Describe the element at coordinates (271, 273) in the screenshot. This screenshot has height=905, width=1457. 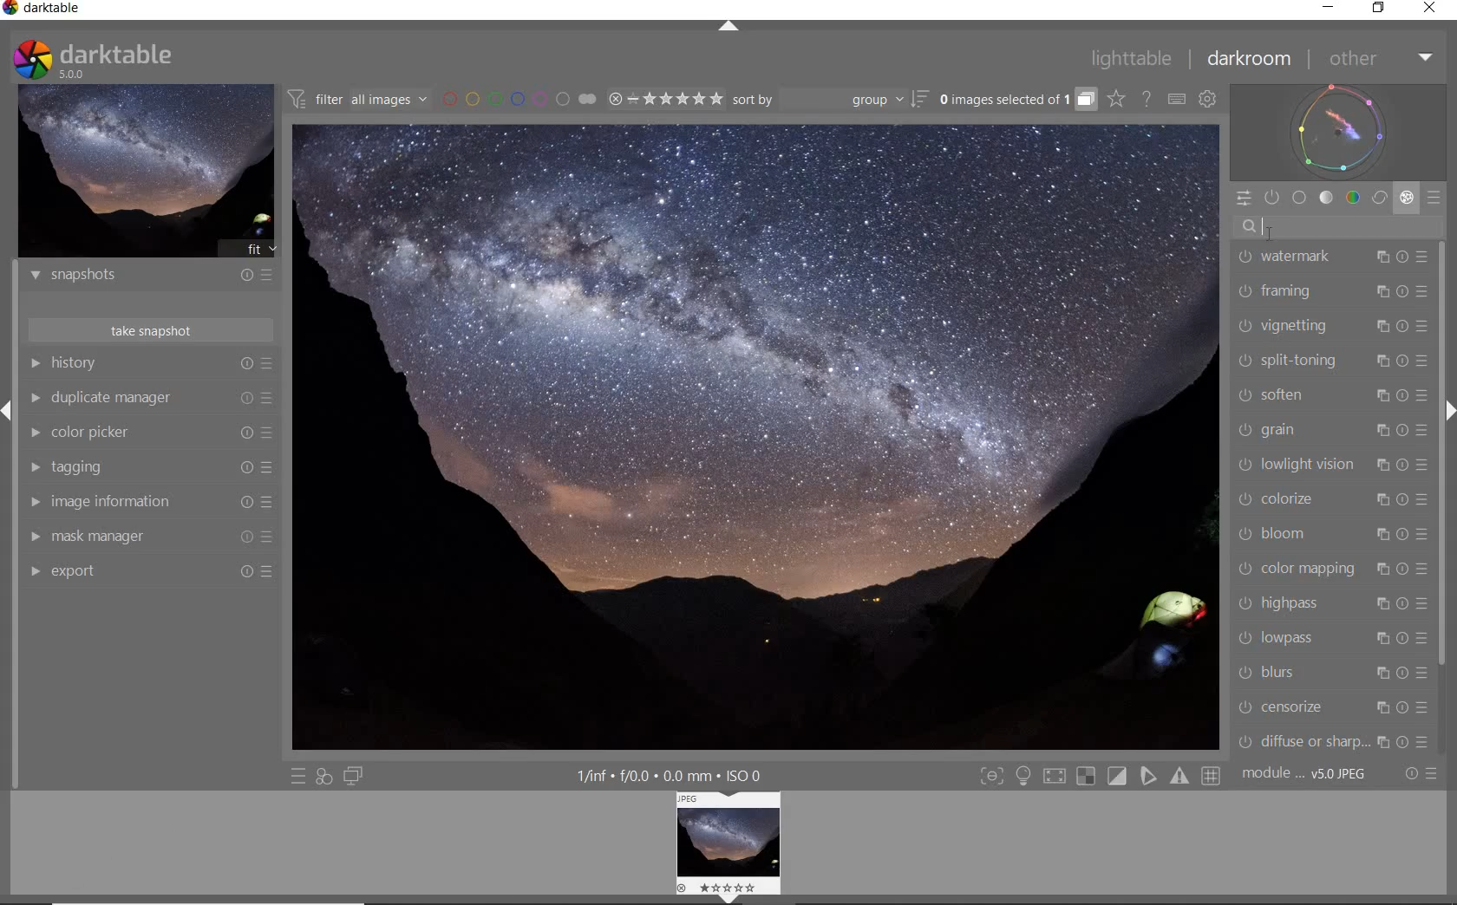
I see `presets and preferences` at that location.